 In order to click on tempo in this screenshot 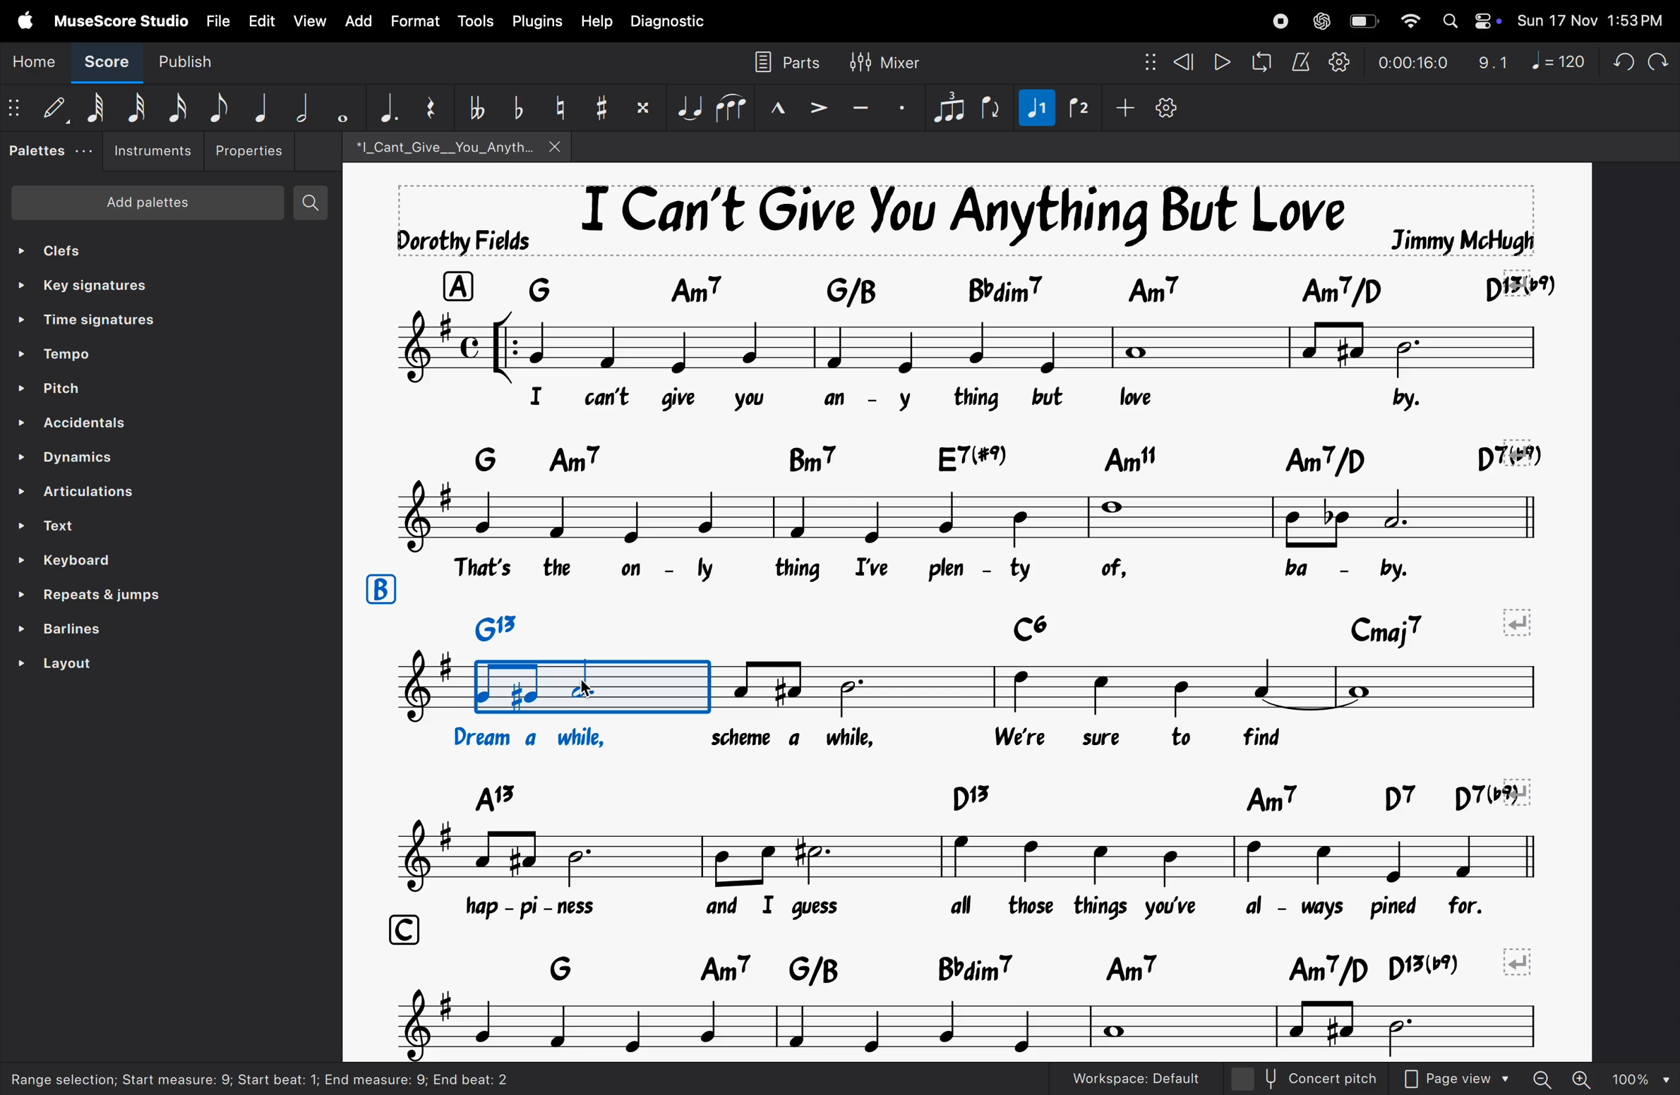, I will do `click(62, 356)`.